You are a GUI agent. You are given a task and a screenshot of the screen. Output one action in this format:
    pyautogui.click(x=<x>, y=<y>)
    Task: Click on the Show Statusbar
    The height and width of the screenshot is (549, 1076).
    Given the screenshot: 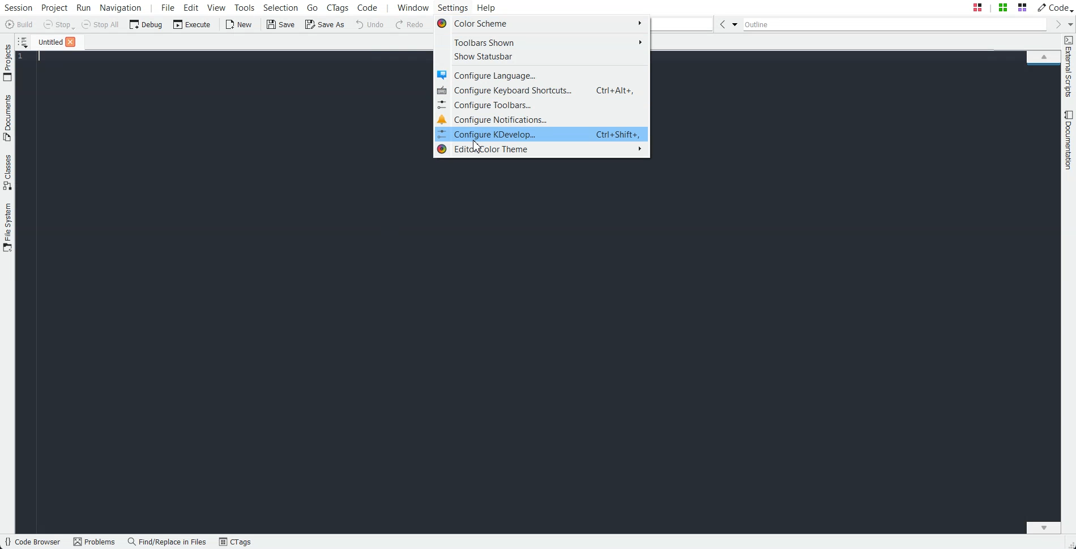 What is the action you would take?
    pyautogui.click(x=541, y=57)
    